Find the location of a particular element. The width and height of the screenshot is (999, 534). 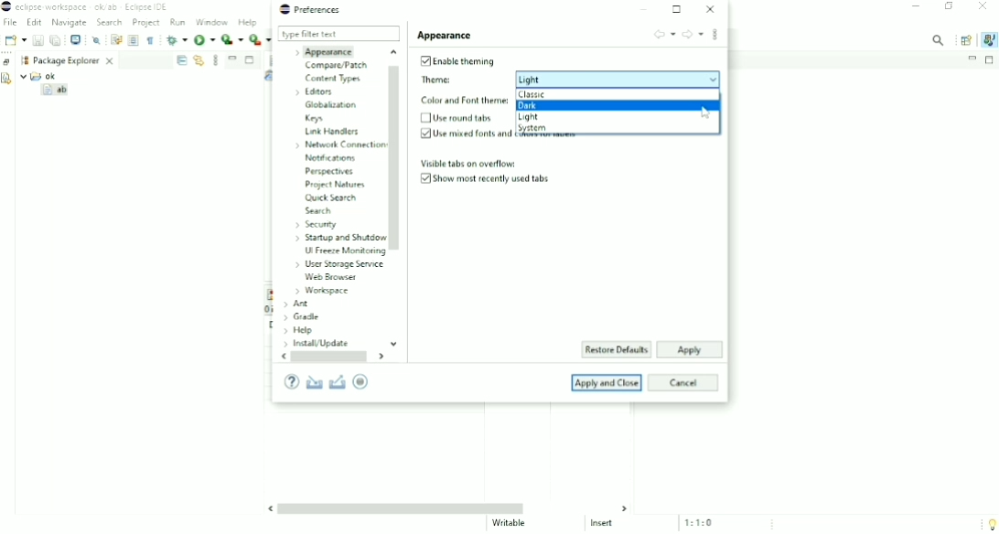

Globalization is located at coordinates (331, 106).